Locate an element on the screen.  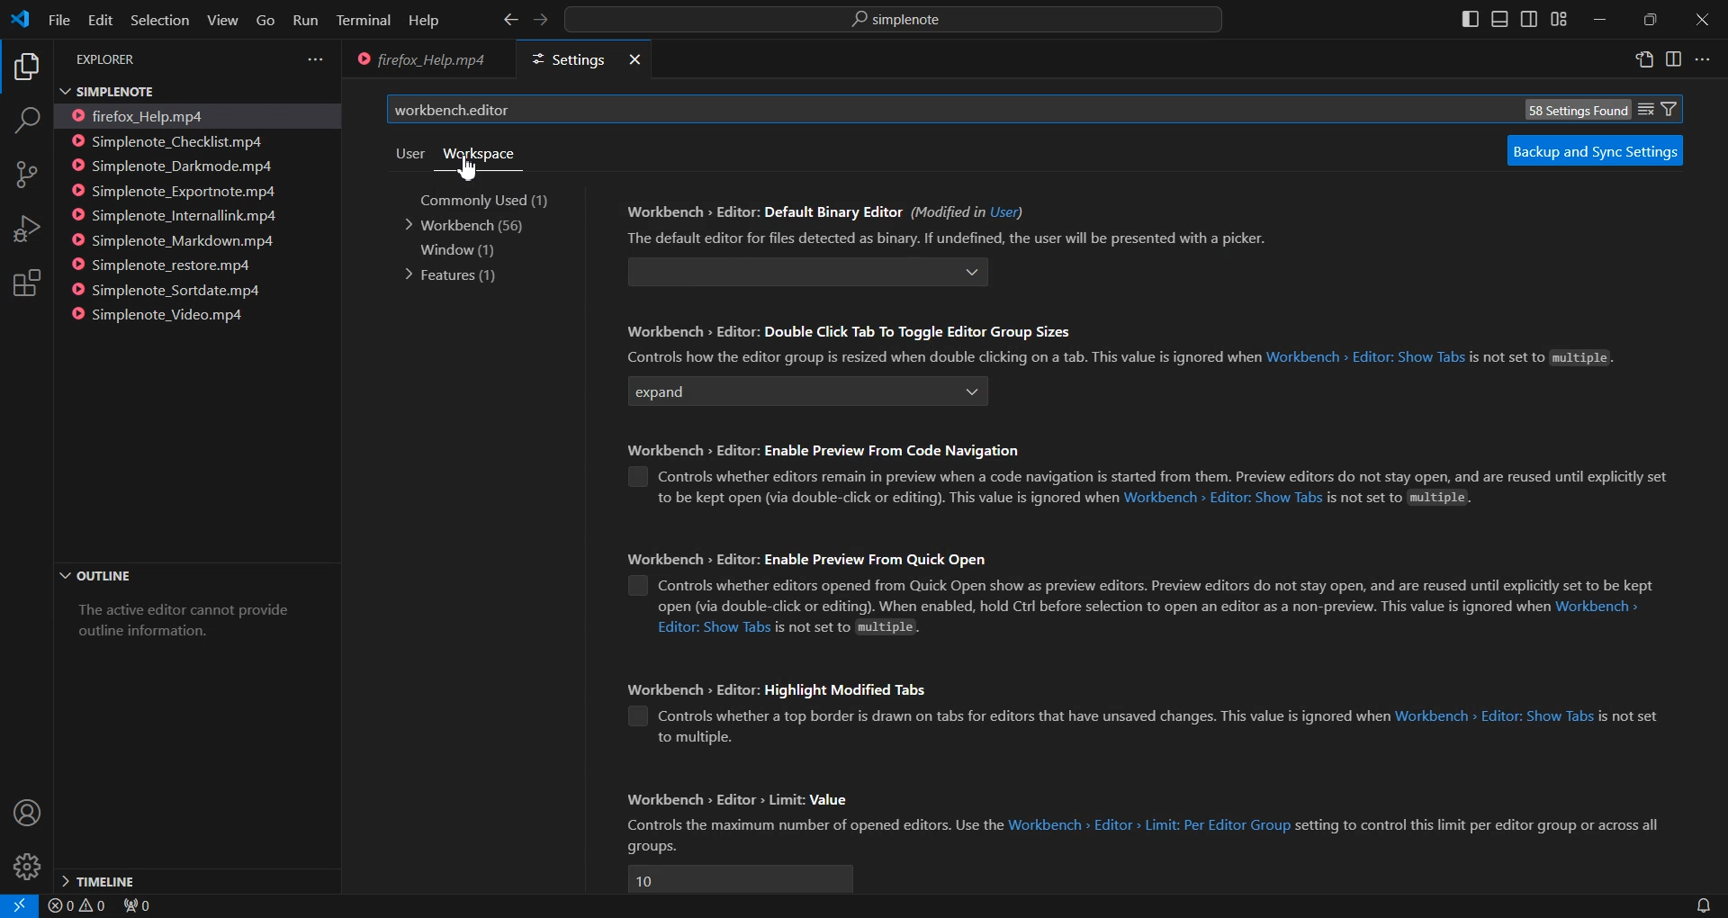
Open a remote window is located at coordinates (15, 905).